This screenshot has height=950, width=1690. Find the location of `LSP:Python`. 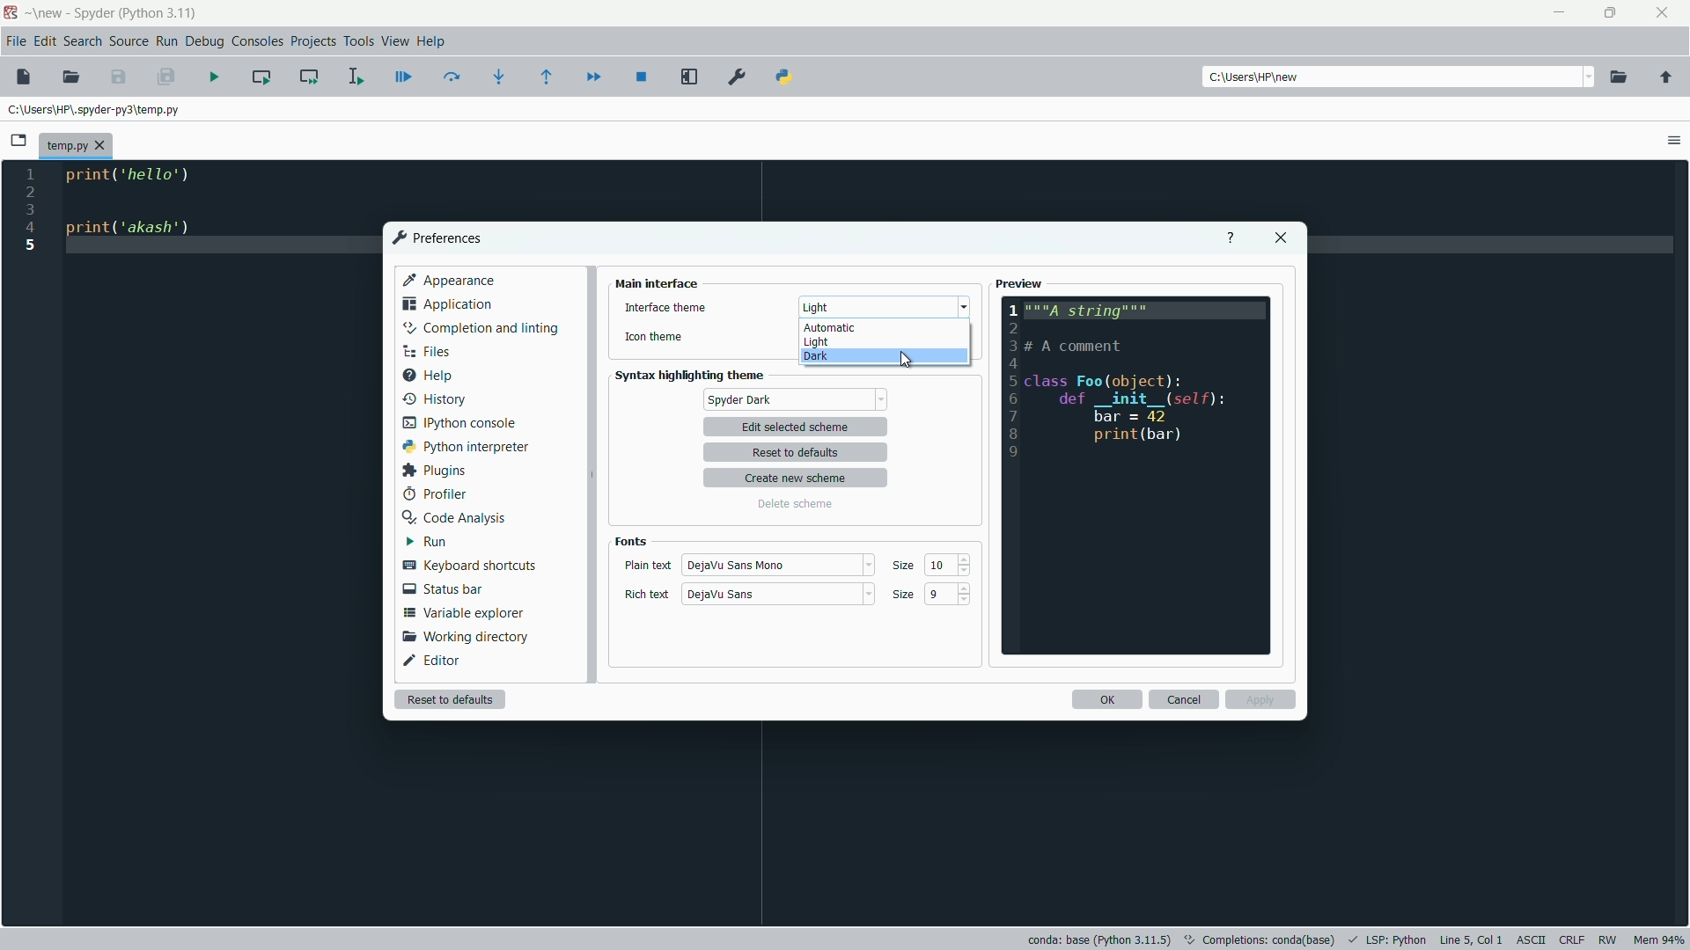

LSP:Python is located at coordinates (1397, 939).